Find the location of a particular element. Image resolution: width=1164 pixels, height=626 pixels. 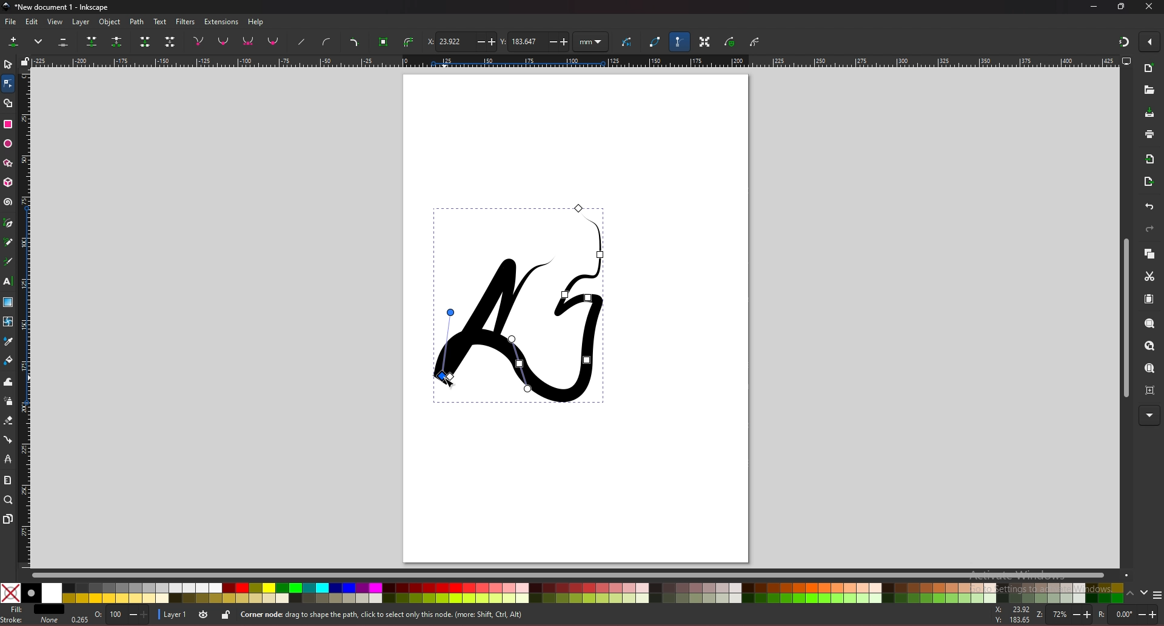

layer is located at coordinates (83, 22).